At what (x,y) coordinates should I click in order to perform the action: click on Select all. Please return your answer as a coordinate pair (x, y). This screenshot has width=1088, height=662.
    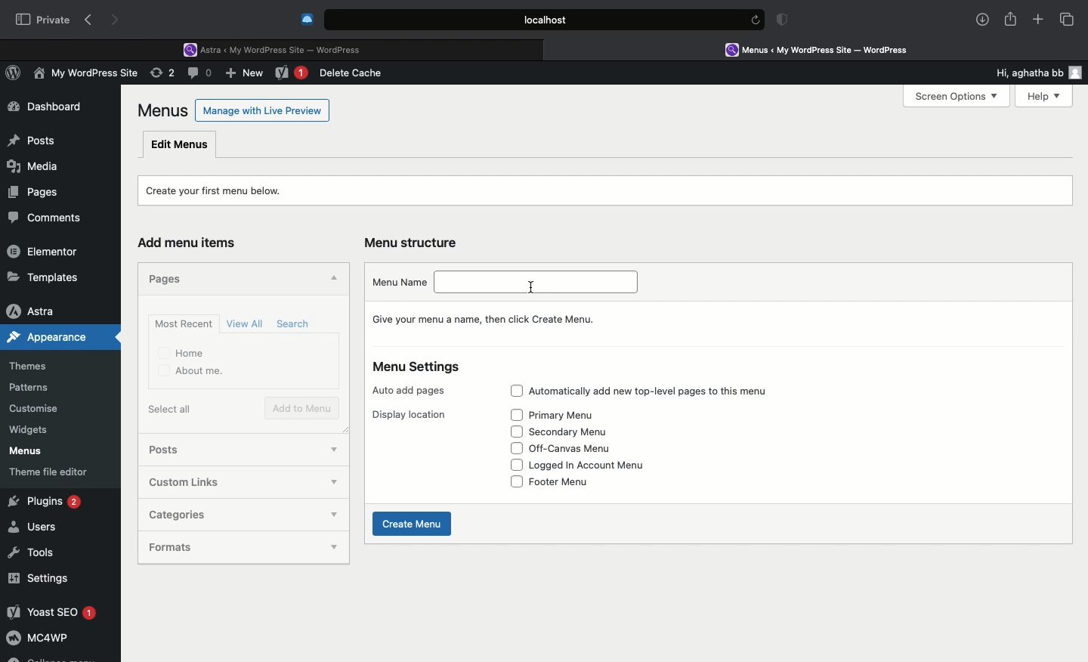
    Looking at the image, I should click on (173, 409).